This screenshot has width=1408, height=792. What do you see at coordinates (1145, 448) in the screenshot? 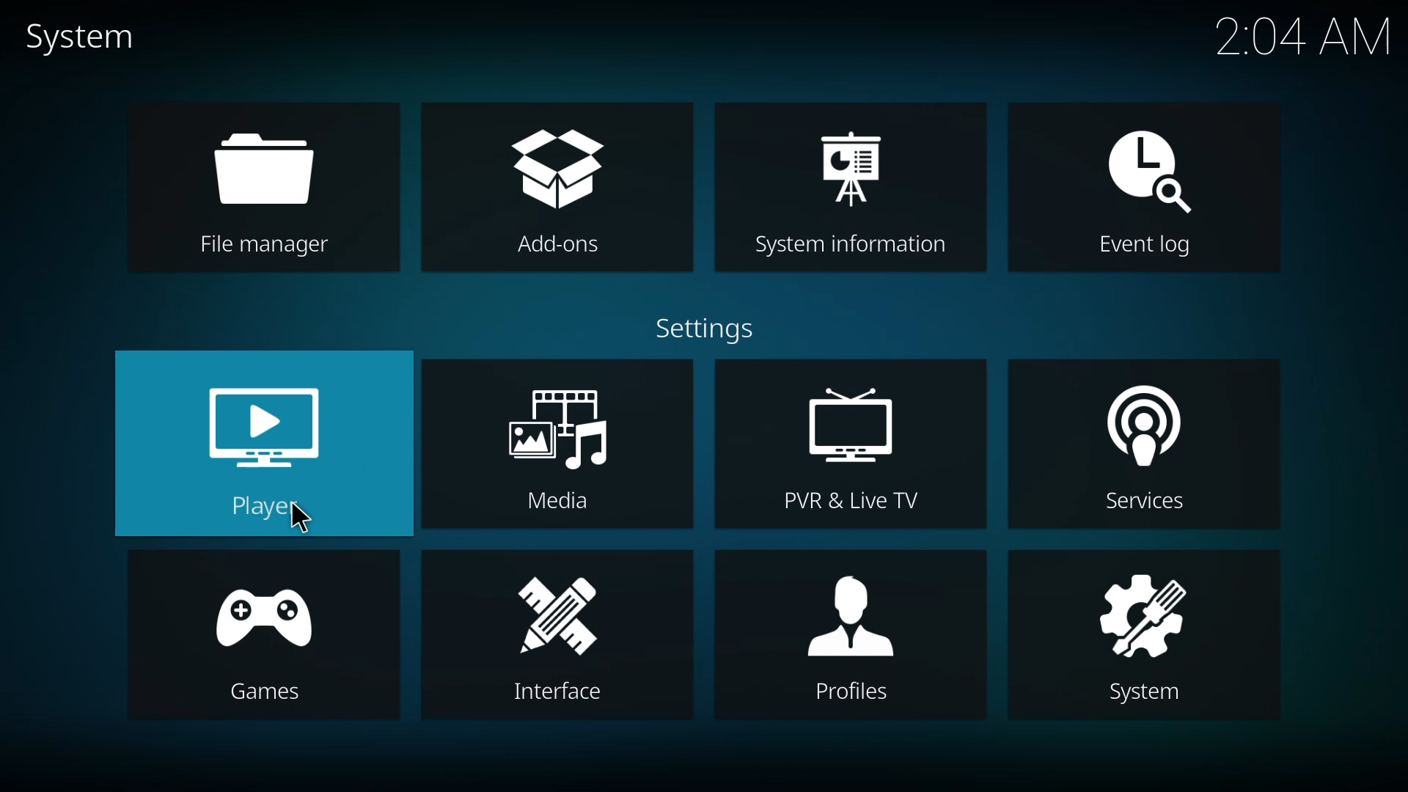
I see `services` at bounding box center [1145, 448].